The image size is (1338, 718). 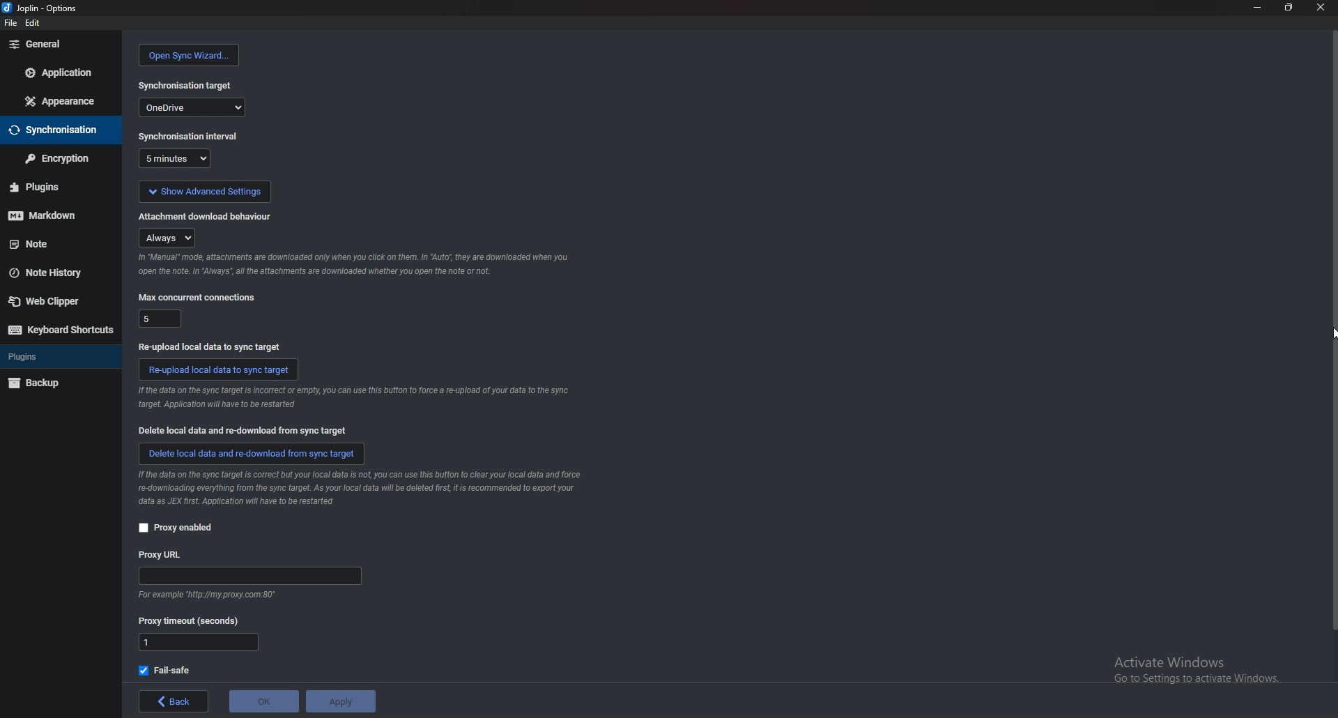 I want to click on proxy timeout, so click(x=192, y=620).